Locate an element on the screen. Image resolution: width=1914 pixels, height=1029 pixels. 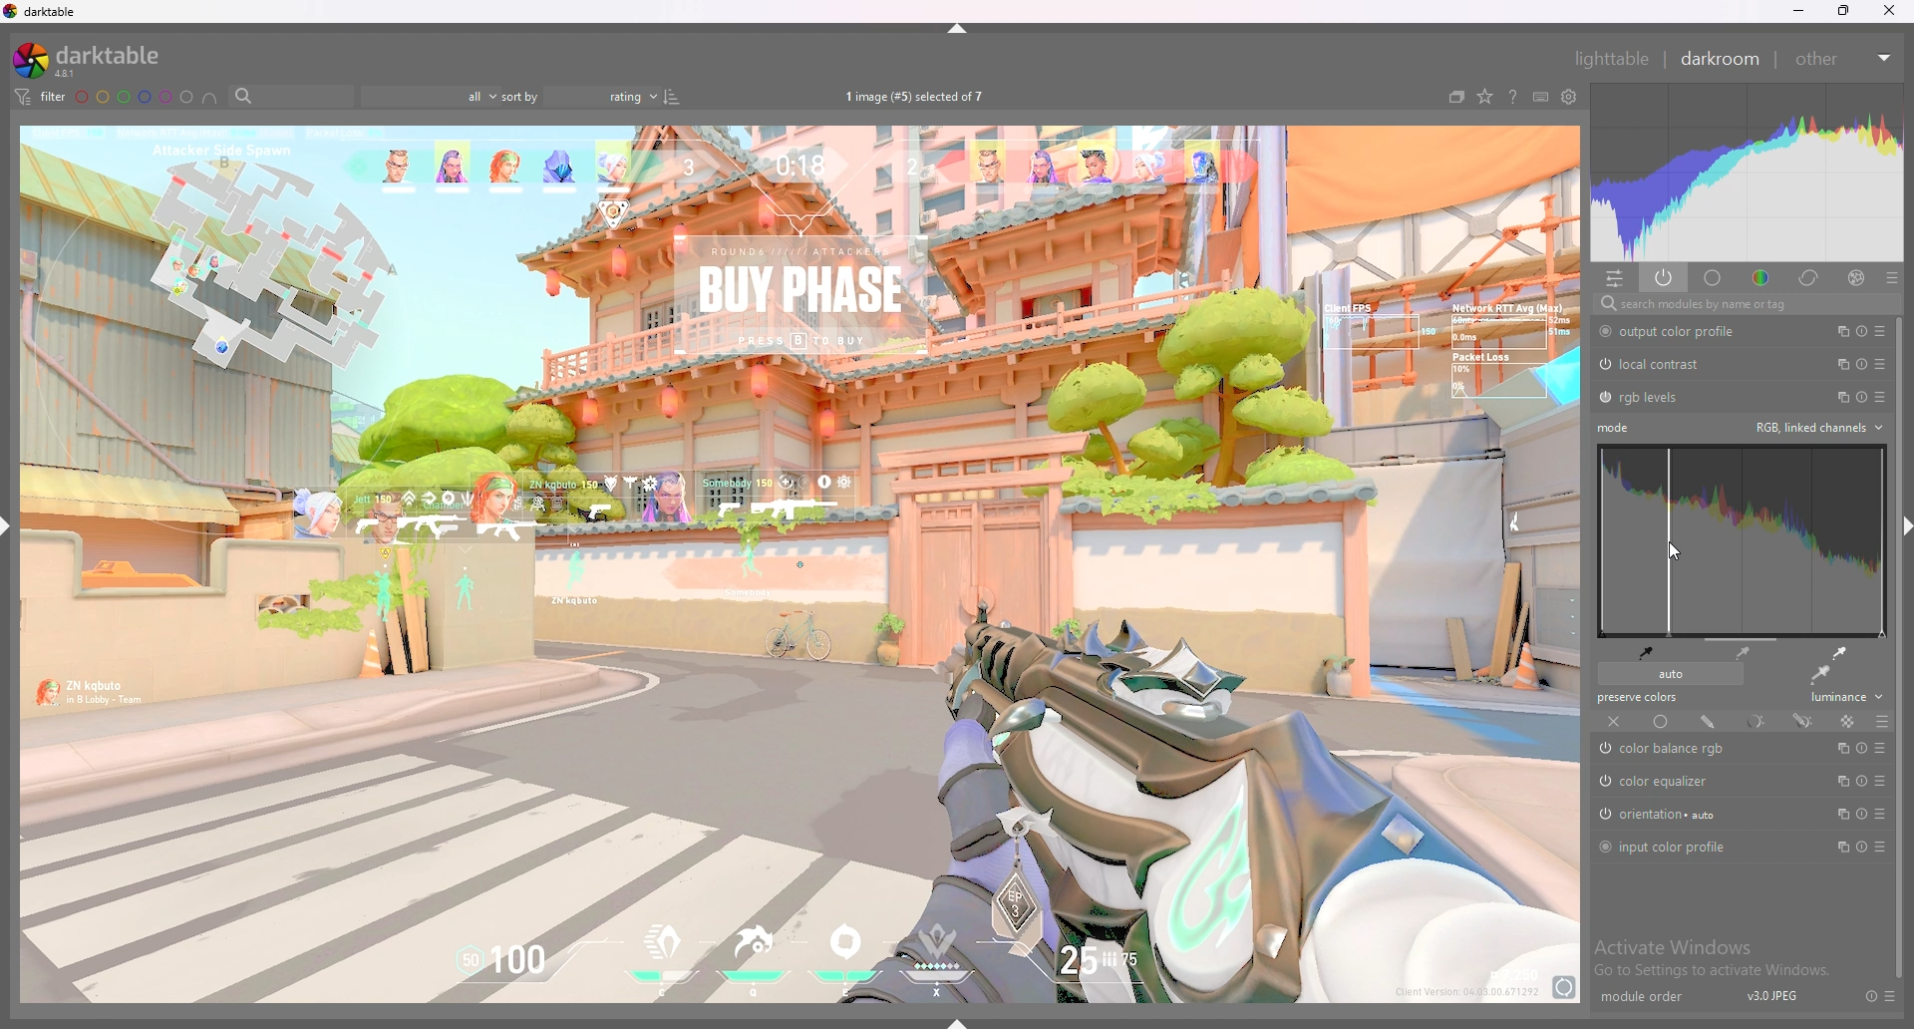
reset is located at coordinates (1860, 364).